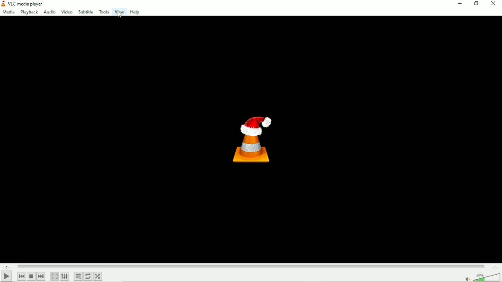  What do you see at coordinates (87, 276) in the screenshot?
I see `Toggle between loop all, loop one and no loop` at bounding box center [87, 276].